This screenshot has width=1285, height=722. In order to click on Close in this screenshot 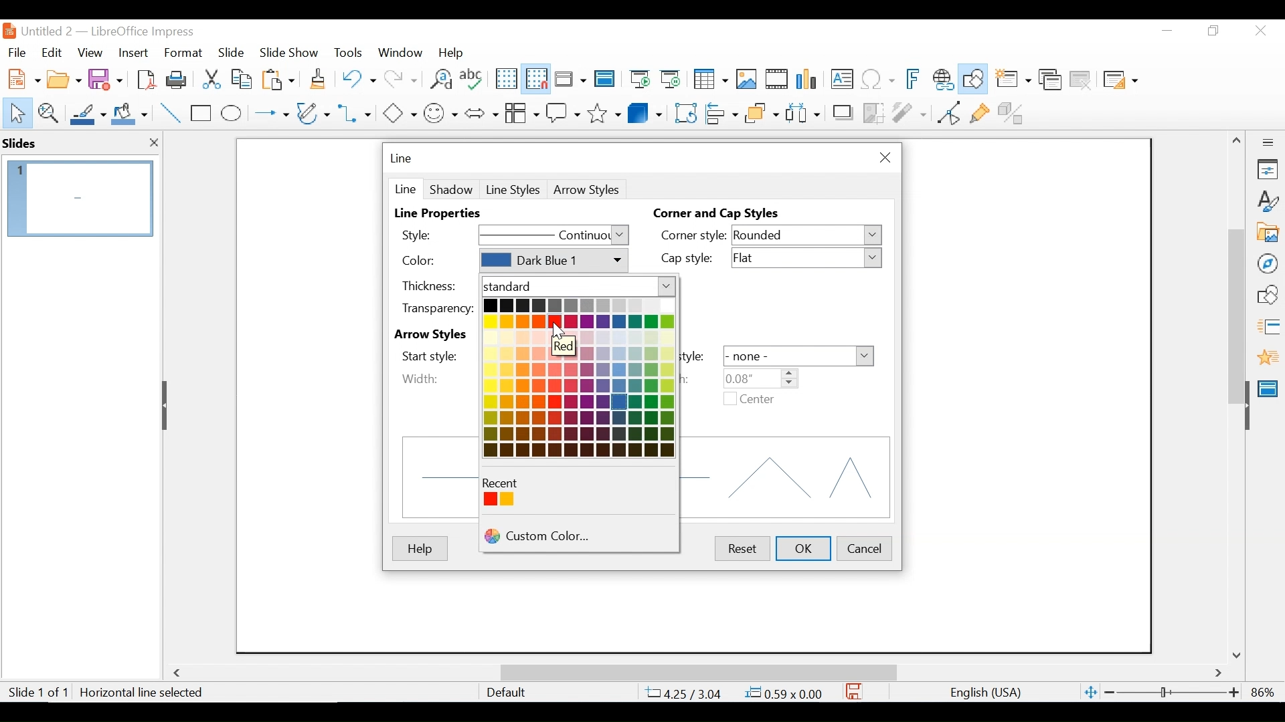, I will do `click(1259, 31)`.